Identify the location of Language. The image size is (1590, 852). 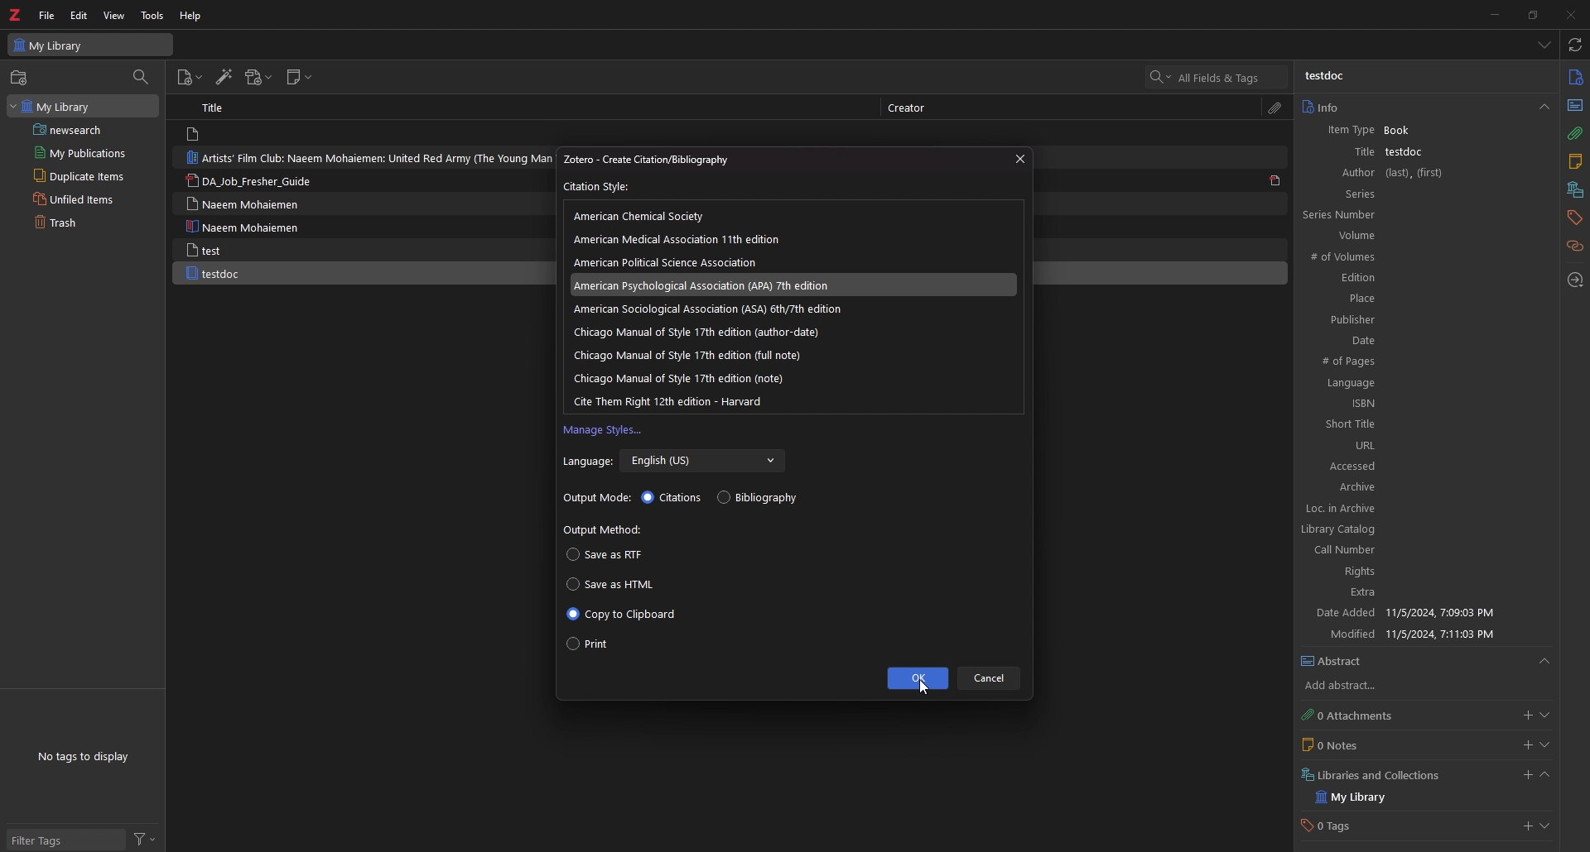
(587, 462).